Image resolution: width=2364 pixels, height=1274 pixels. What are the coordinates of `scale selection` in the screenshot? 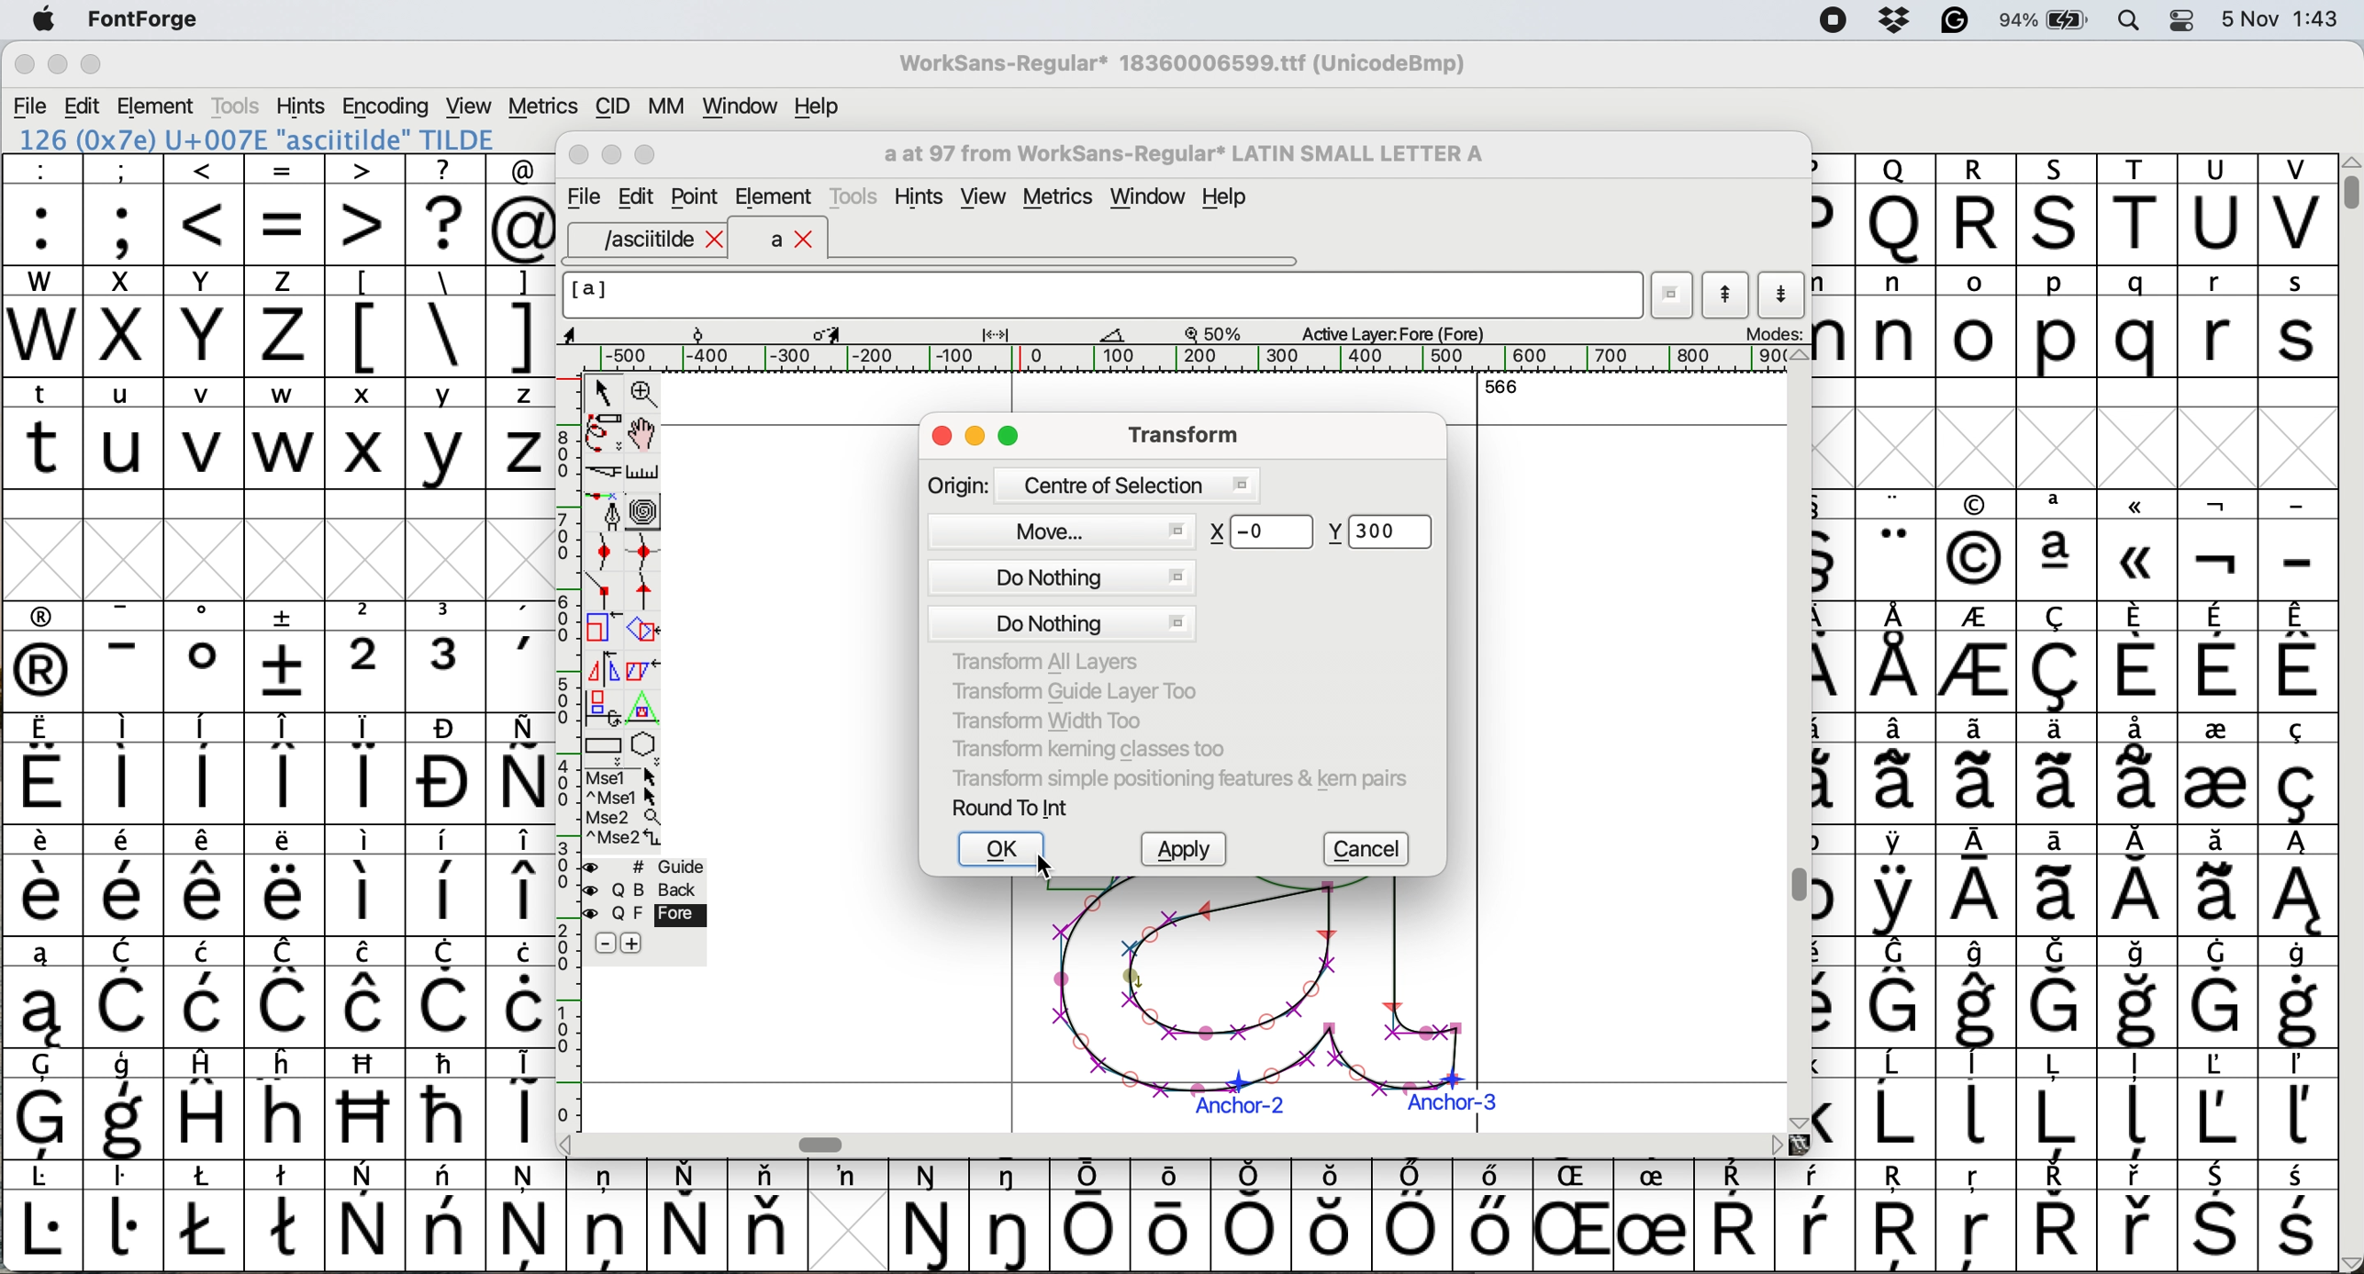 It's located at (605, 627).